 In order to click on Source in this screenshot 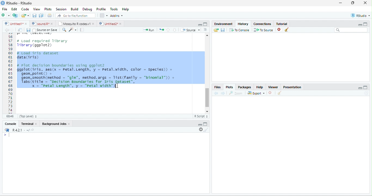, I will do `click(190, 30)`.